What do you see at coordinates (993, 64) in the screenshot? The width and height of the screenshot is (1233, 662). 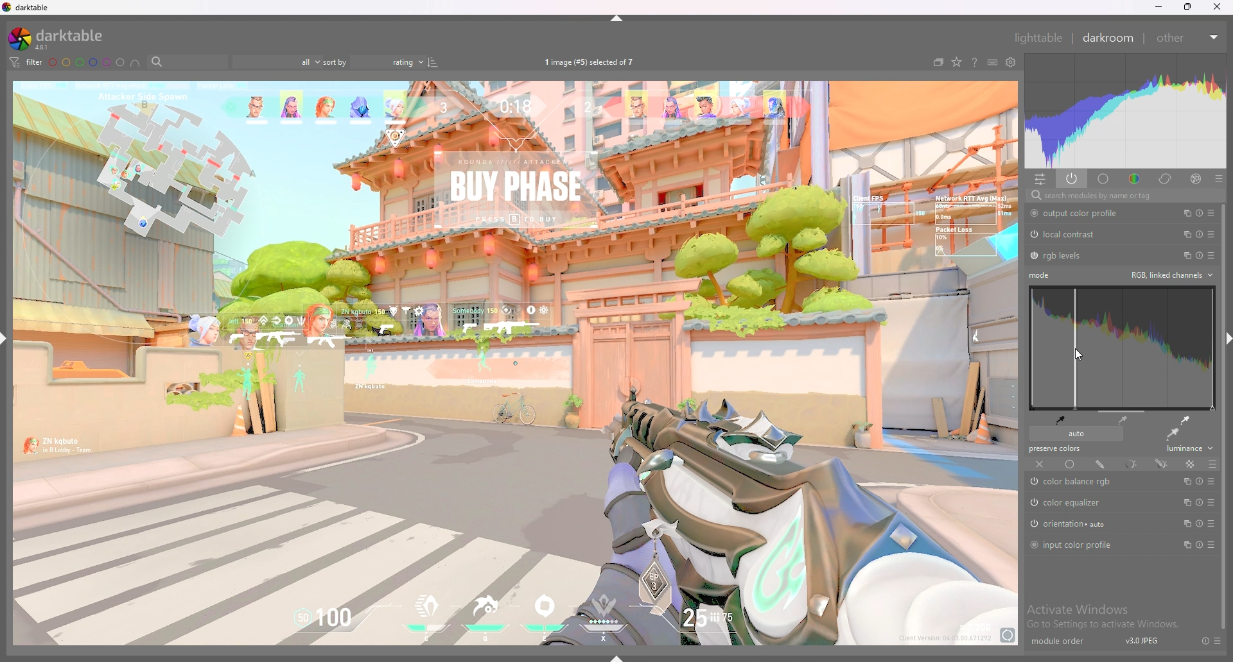 I see `keyboard shortcuts` at bounding box center [993, 64].